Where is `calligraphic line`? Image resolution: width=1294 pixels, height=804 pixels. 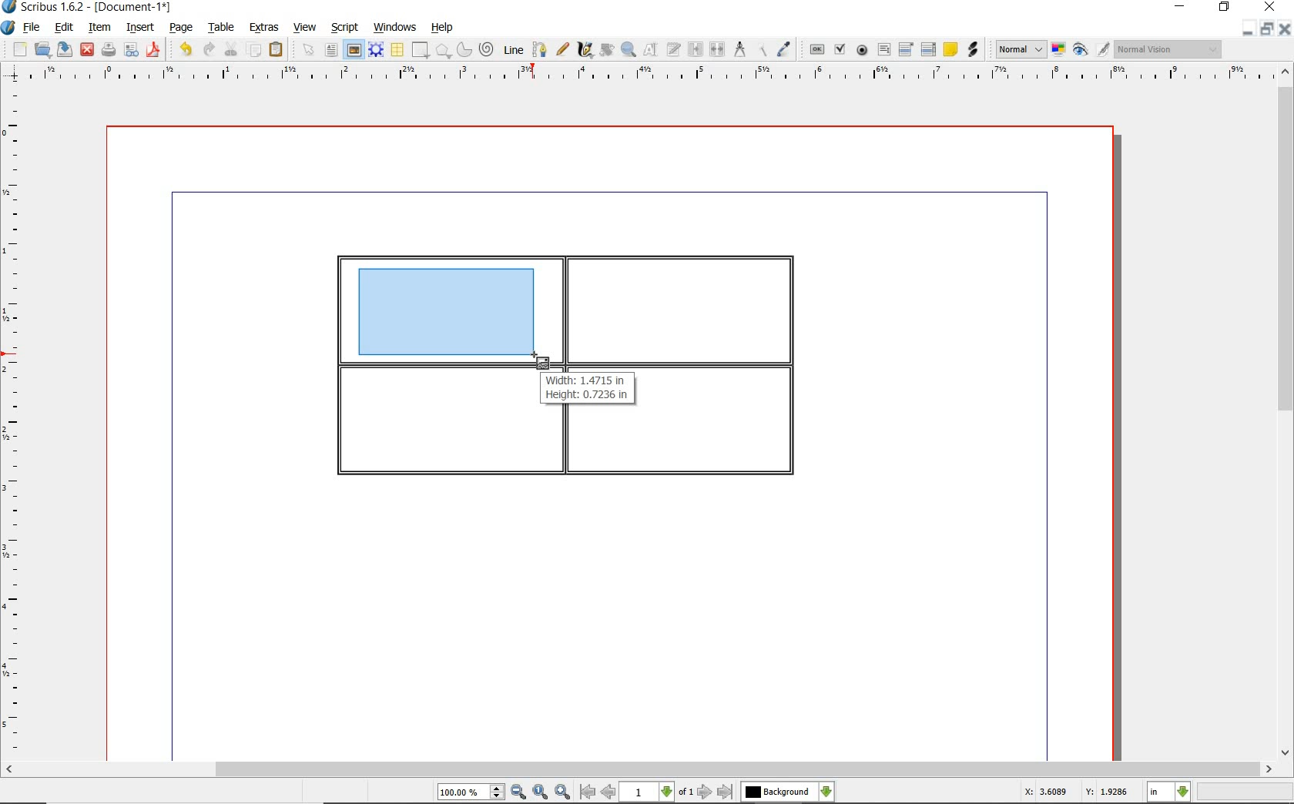 calligraphic line is located at coordinates (585, 50).